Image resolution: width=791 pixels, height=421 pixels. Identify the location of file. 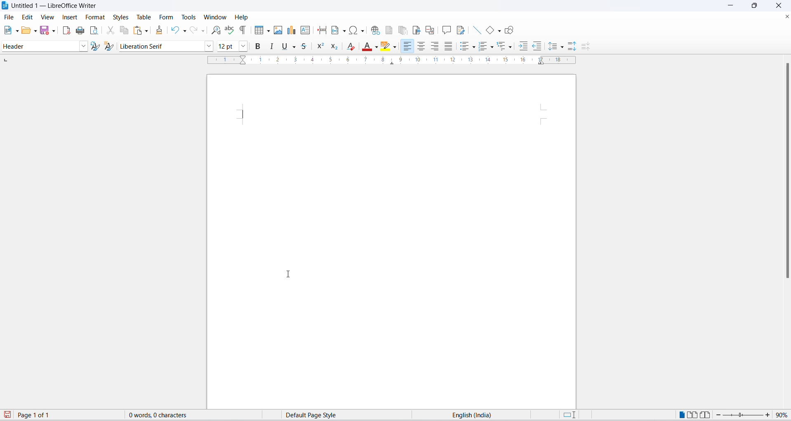
(9, 17).